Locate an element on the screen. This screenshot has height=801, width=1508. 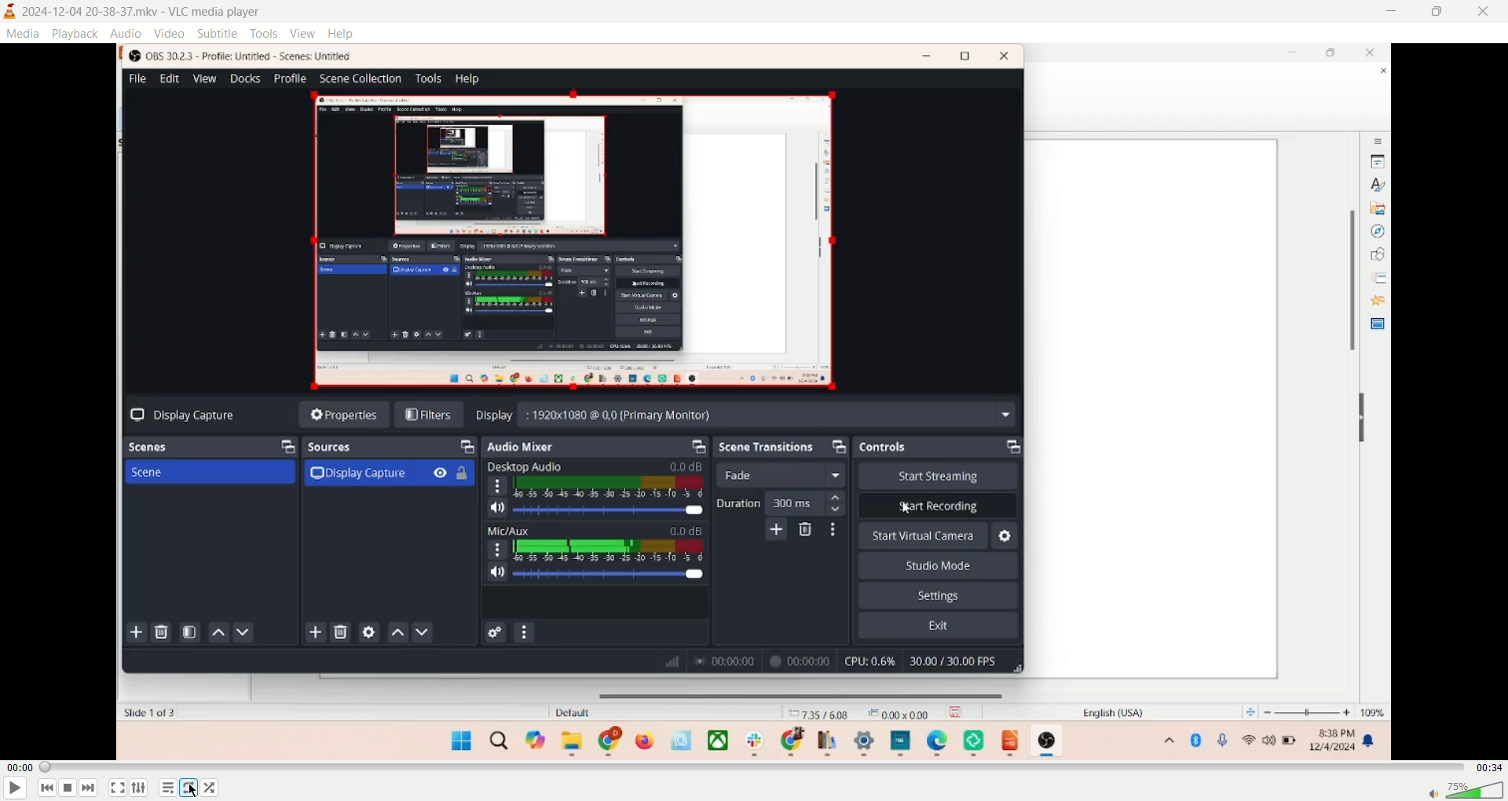
previous track is located at coordinates (46, 788).